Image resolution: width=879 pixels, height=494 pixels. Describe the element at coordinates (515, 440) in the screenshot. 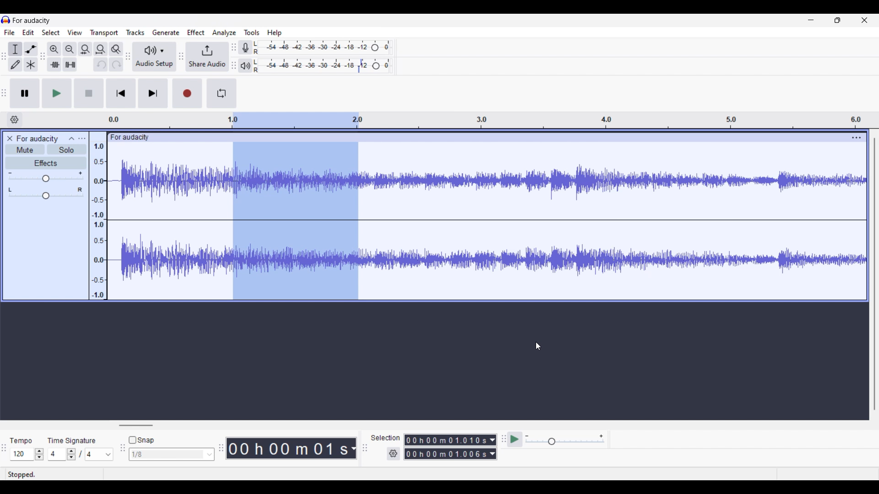

I see `Play at speed once/Play at speed` at that location.